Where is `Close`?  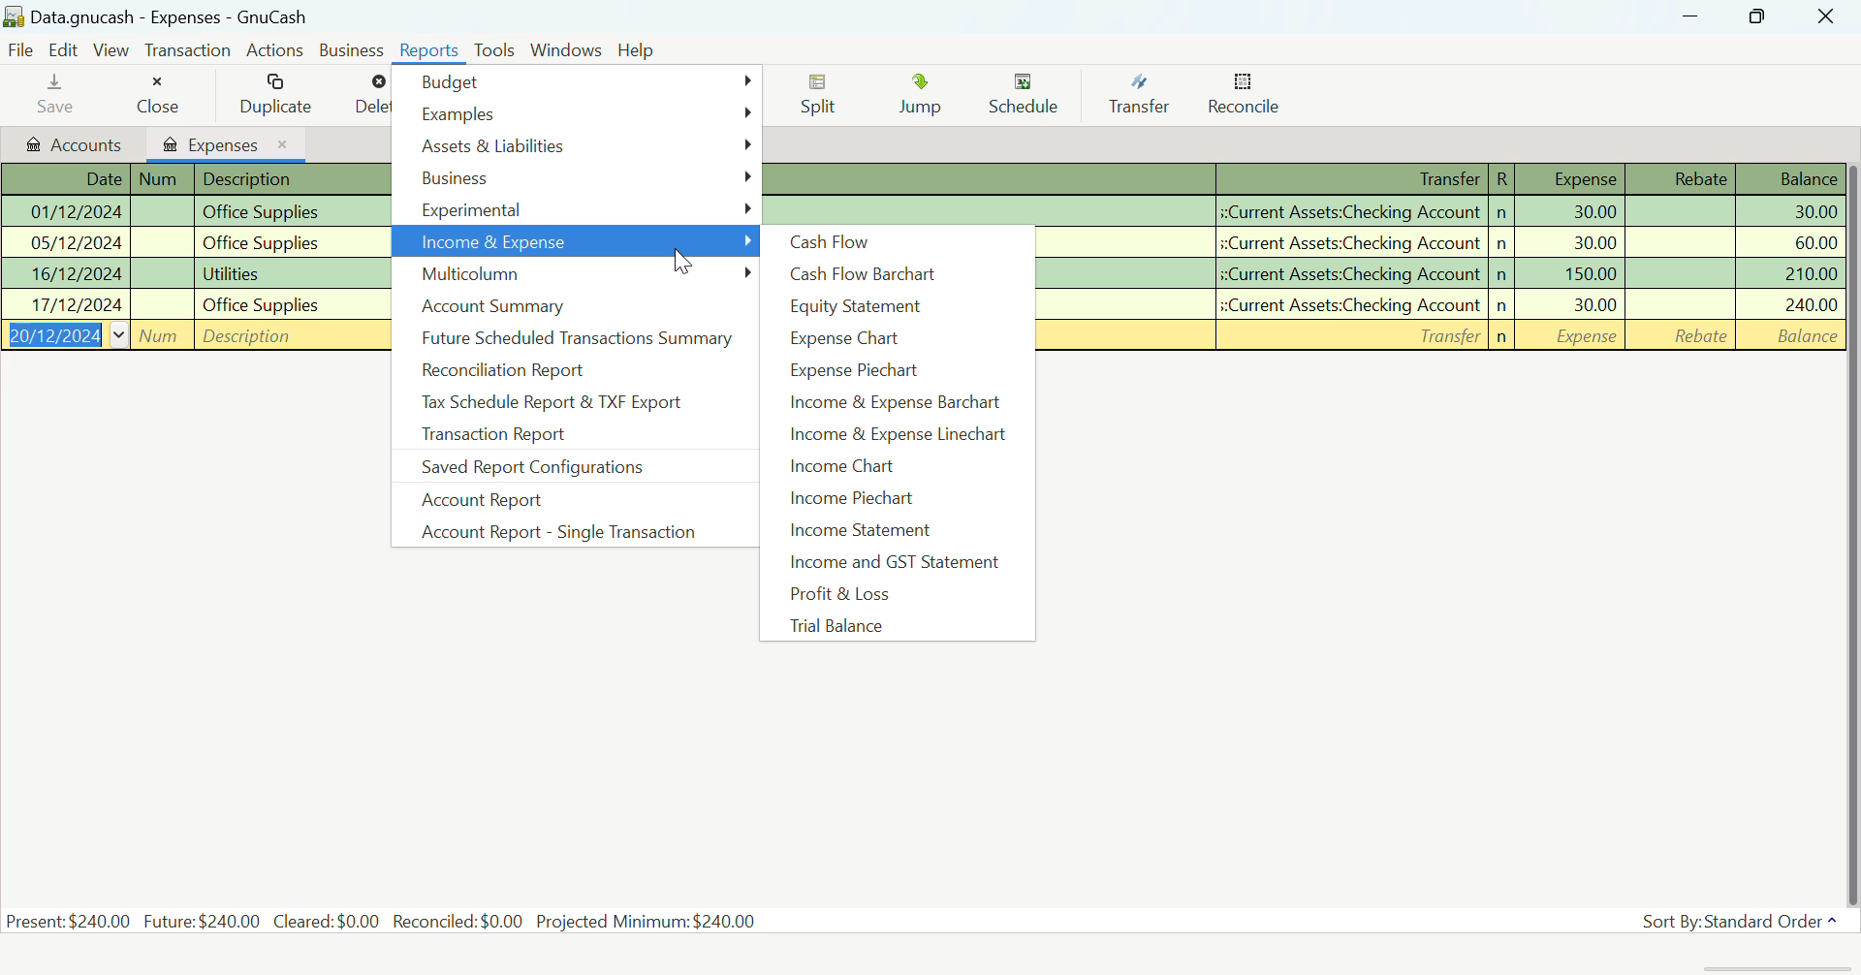
Close is located at coordinates (161, 95).